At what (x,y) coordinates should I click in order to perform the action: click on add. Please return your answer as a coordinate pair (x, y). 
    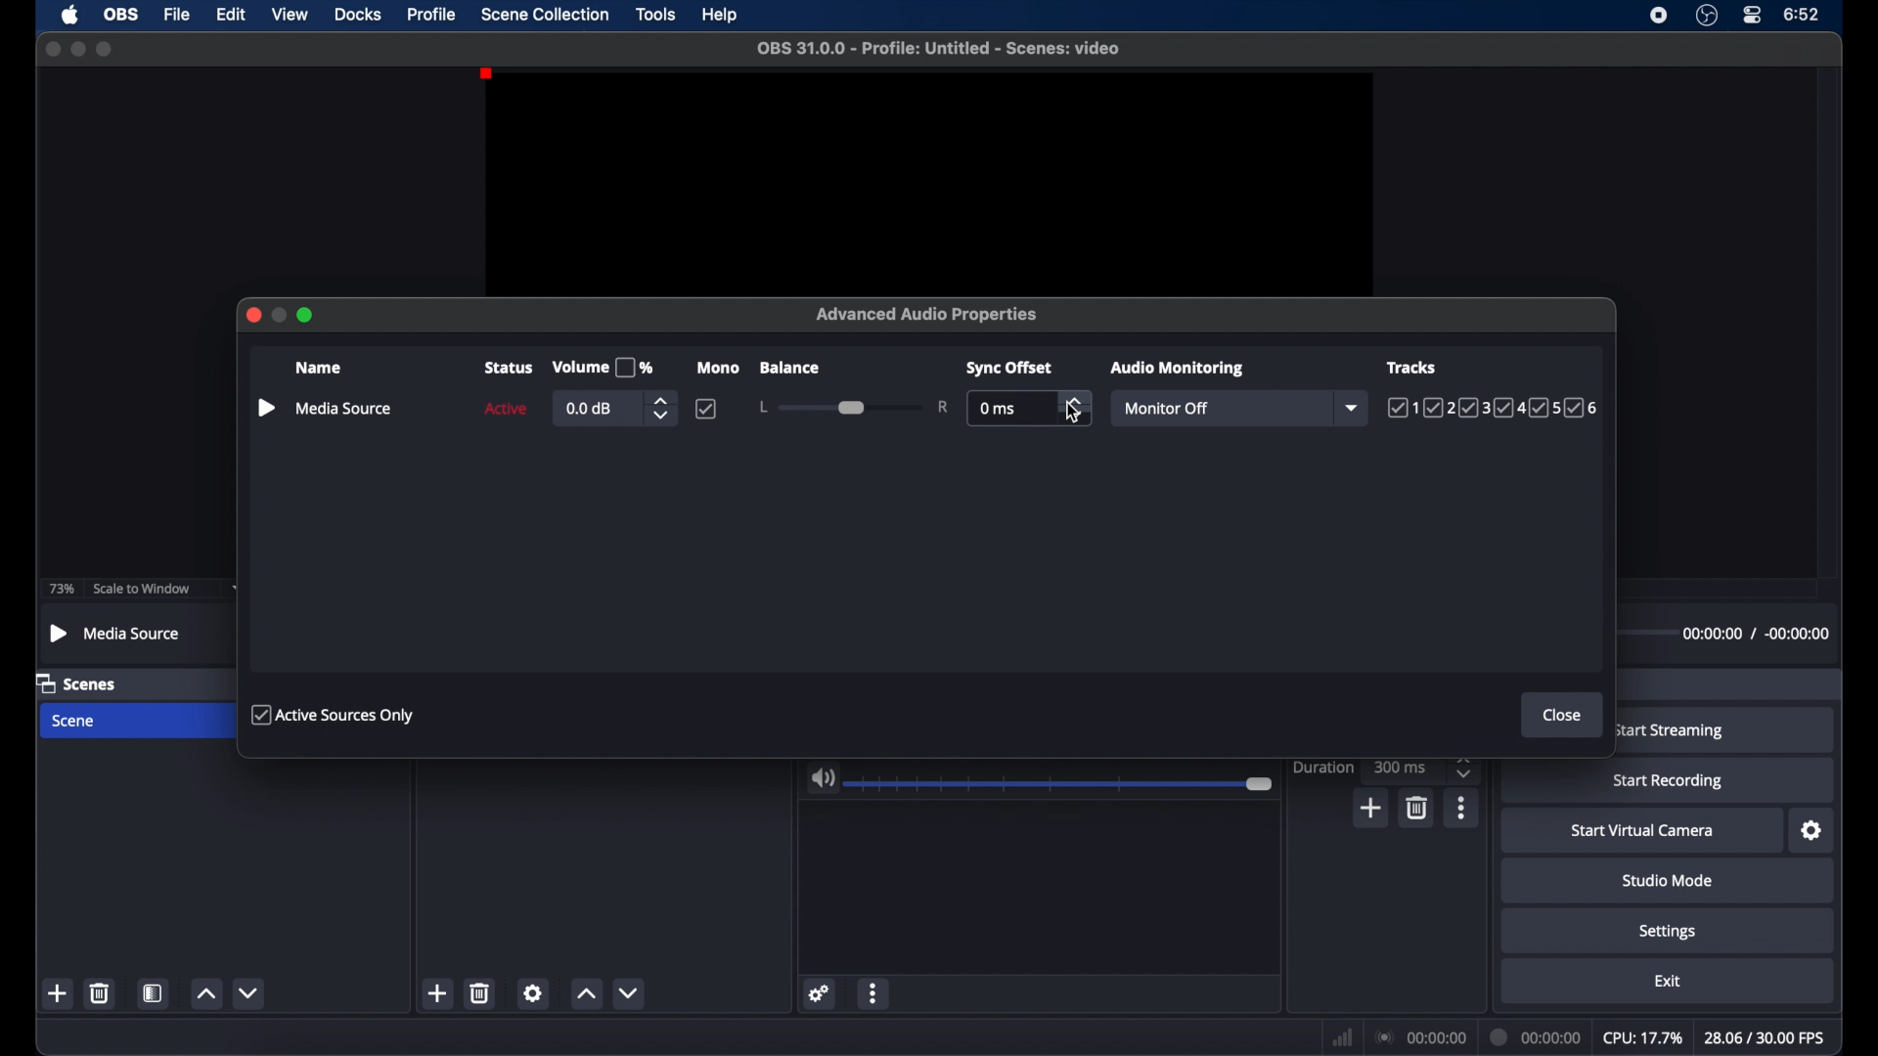
    Looking at the image, I should click on (59, 992).